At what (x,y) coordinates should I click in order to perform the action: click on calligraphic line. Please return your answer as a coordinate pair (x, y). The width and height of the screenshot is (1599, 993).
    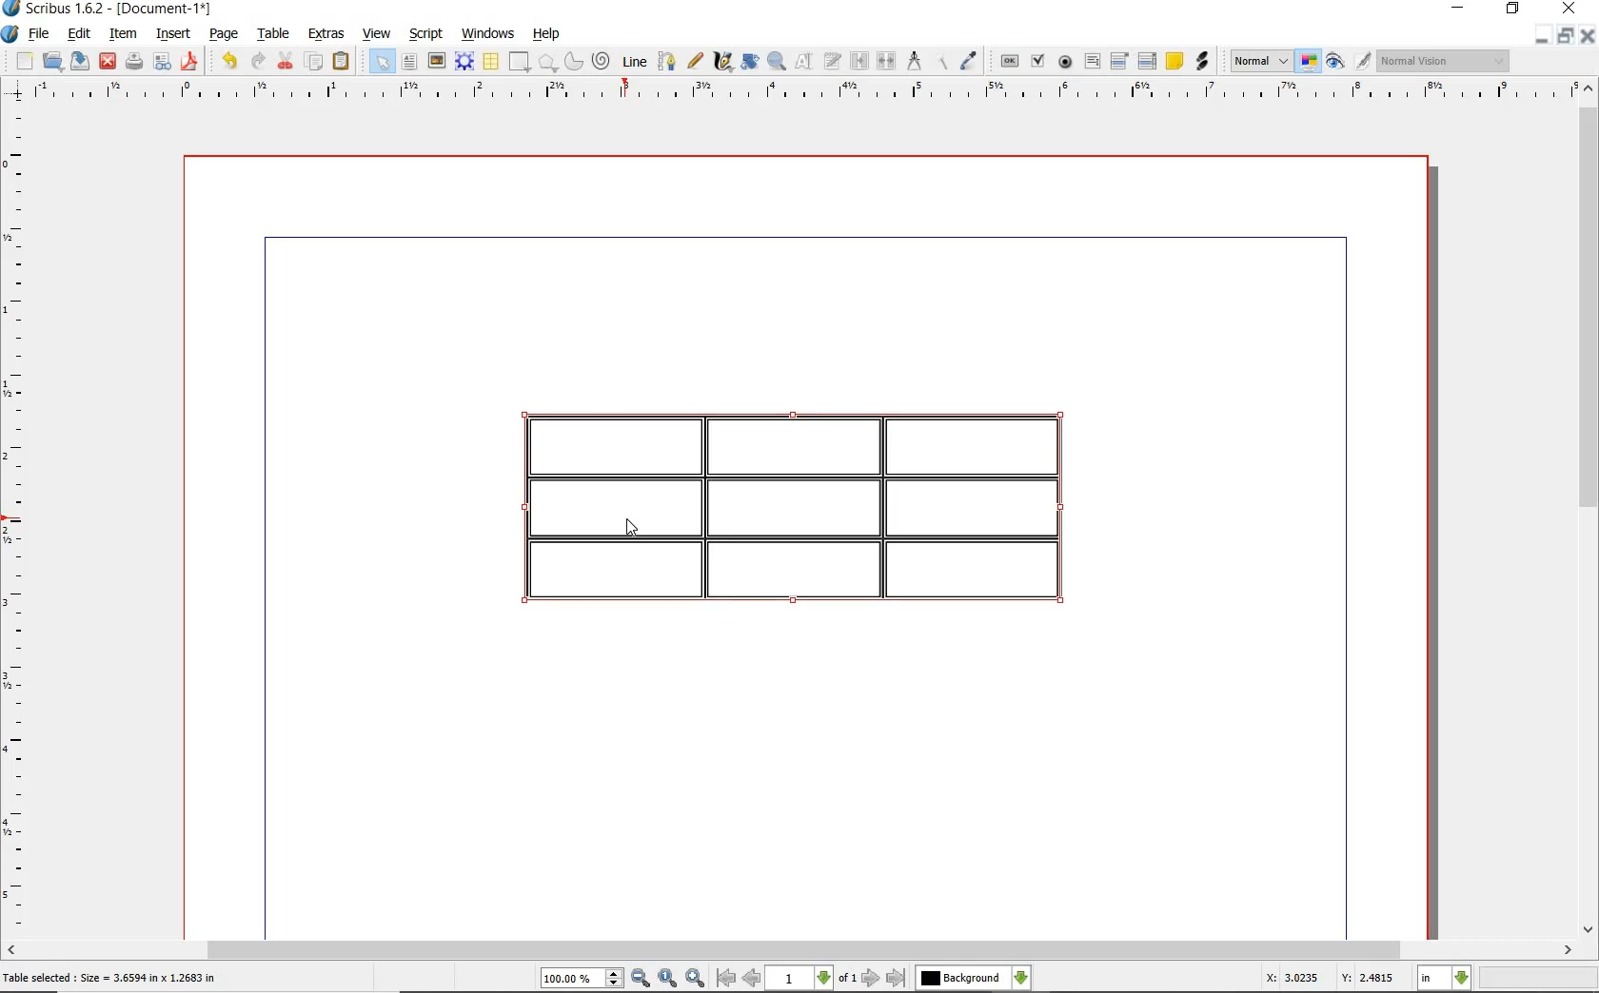
    Looking at the image, I should click on (721, 61).